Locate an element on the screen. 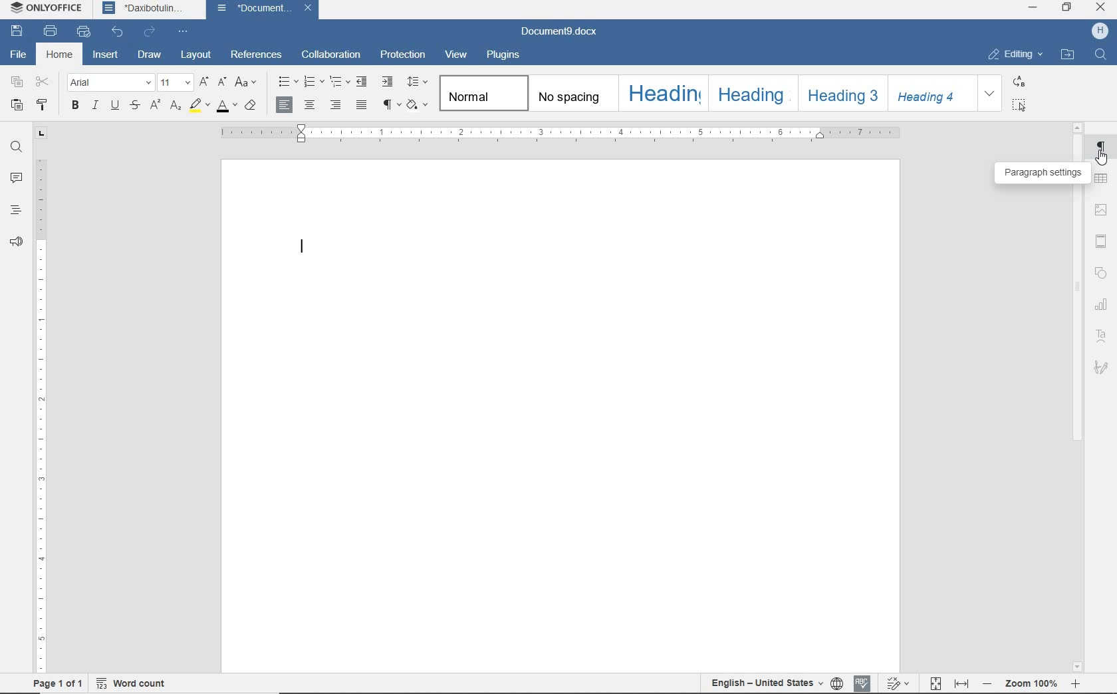 The width and height of the screenshot is (1117, 694). text language is located at coordinates (764, 683).